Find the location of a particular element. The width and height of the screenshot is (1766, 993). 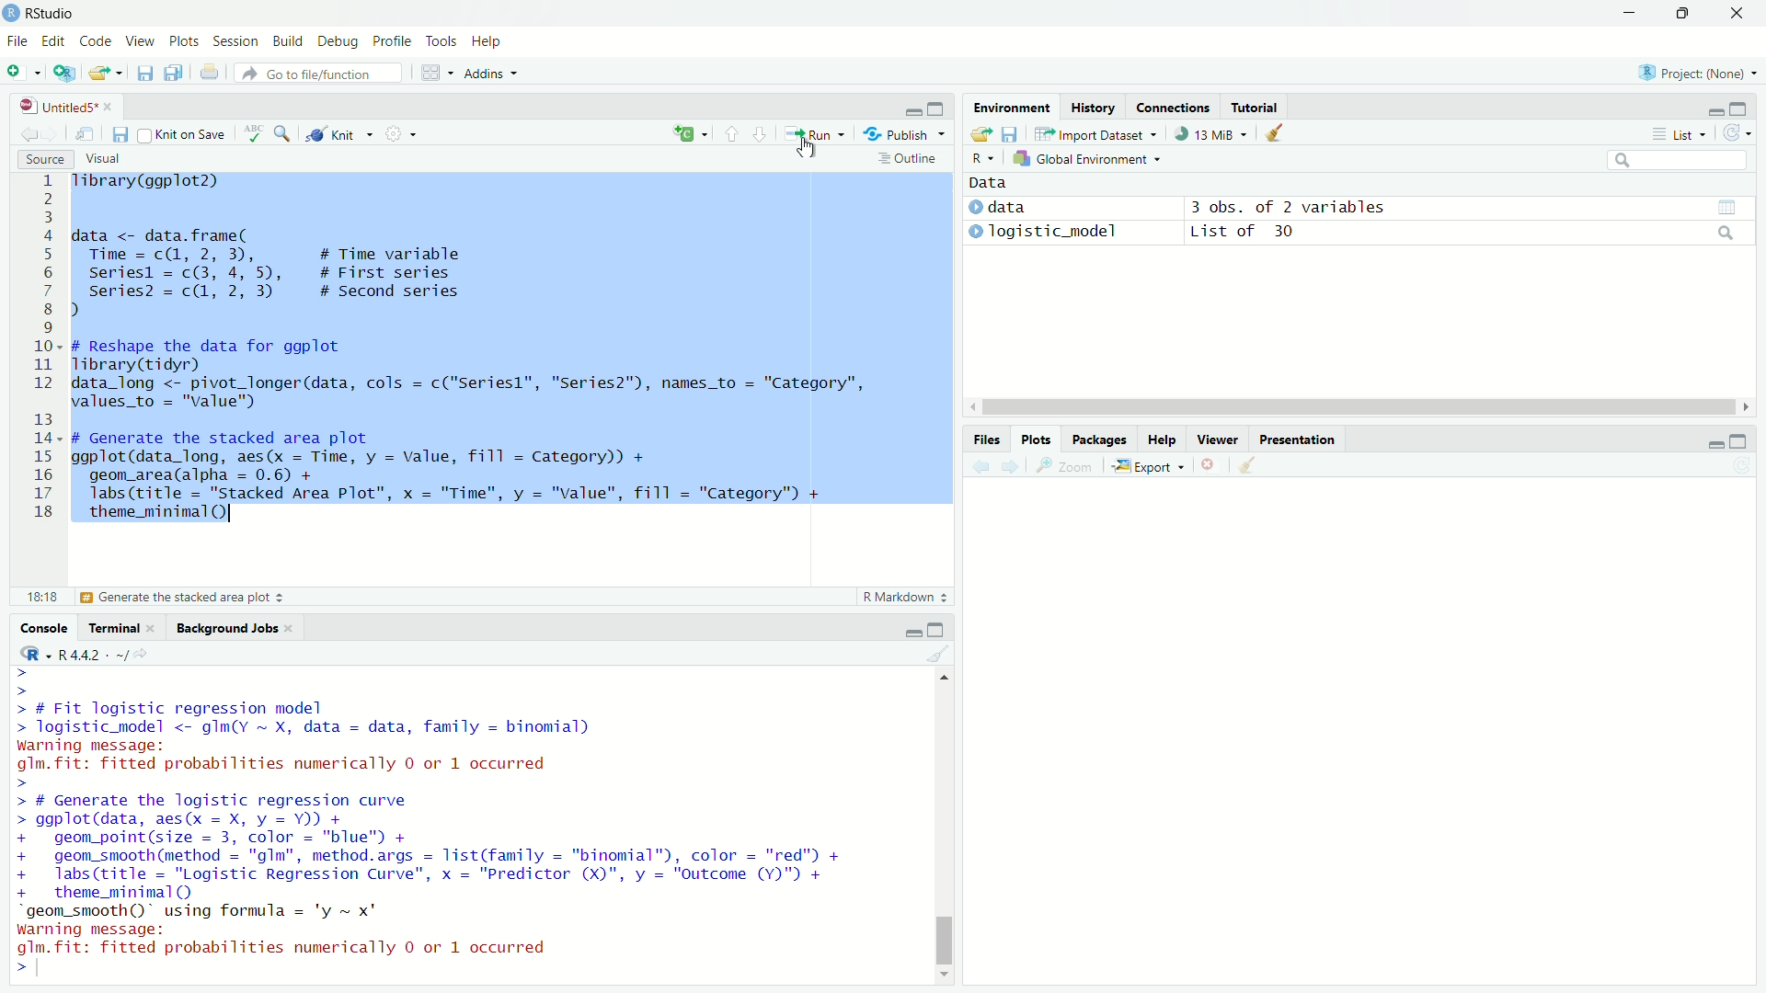

Data is located at coordinates (987, 183).